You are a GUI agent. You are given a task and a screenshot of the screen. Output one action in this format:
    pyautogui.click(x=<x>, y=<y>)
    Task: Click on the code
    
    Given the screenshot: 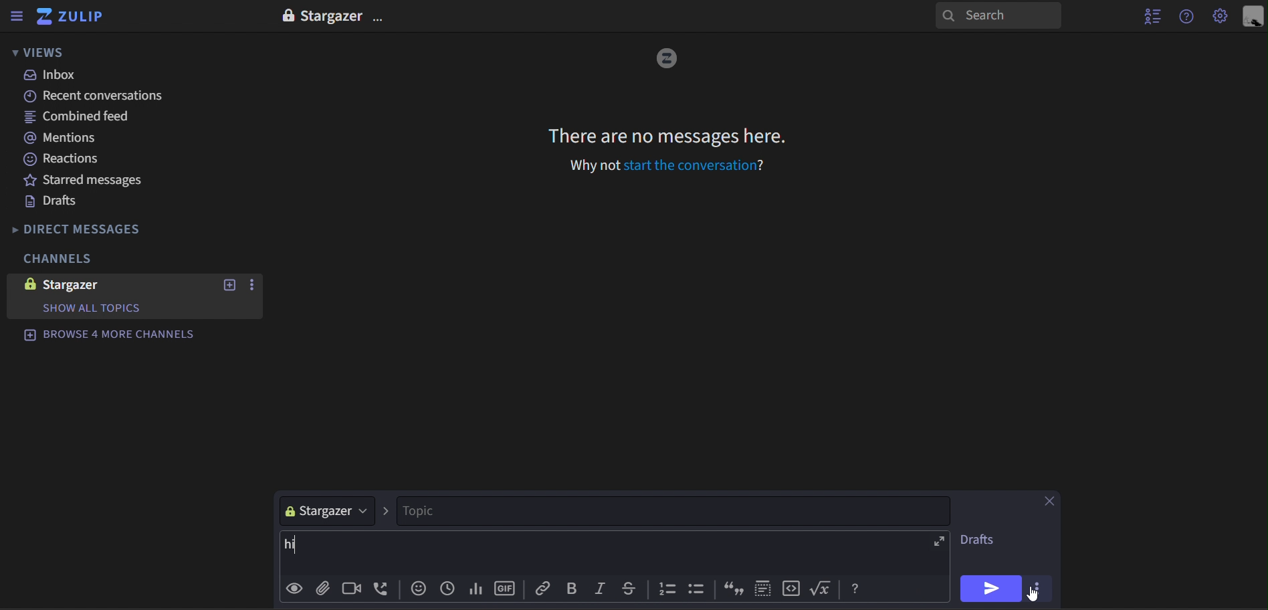 What is the action you would take?
    pyautogui.click(x=794, y=589)
    